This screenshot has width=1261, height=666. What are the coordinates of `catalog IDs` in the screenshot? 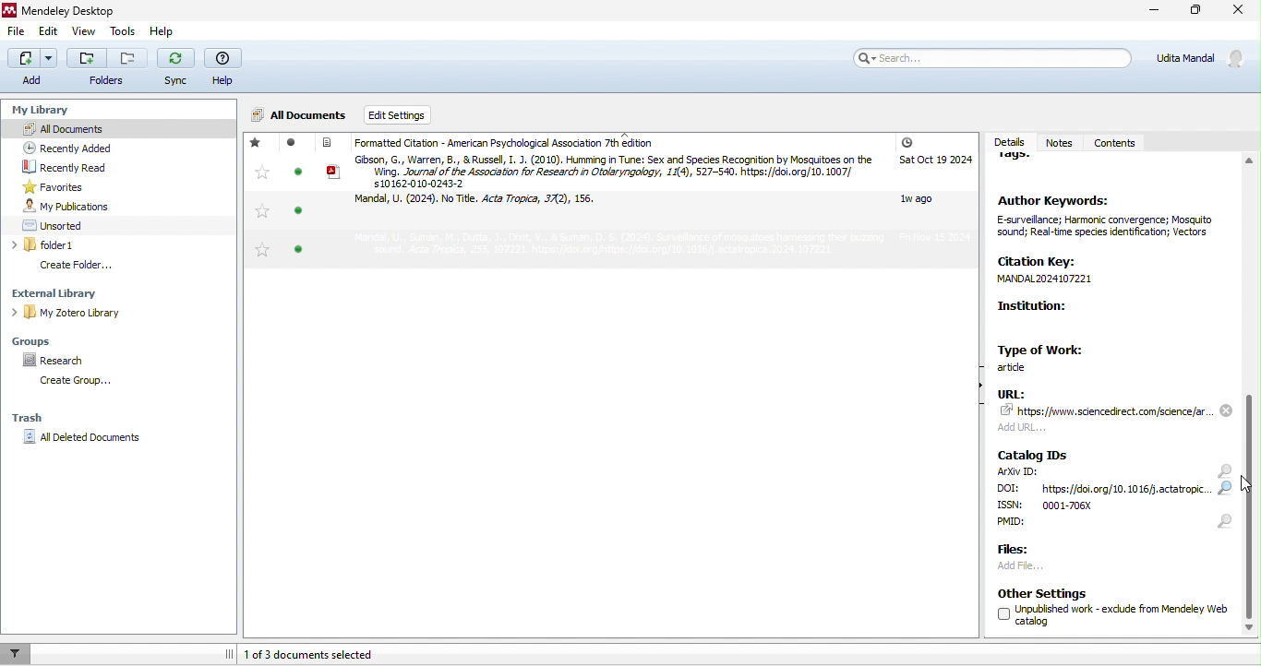 It's located at (1036, 454).